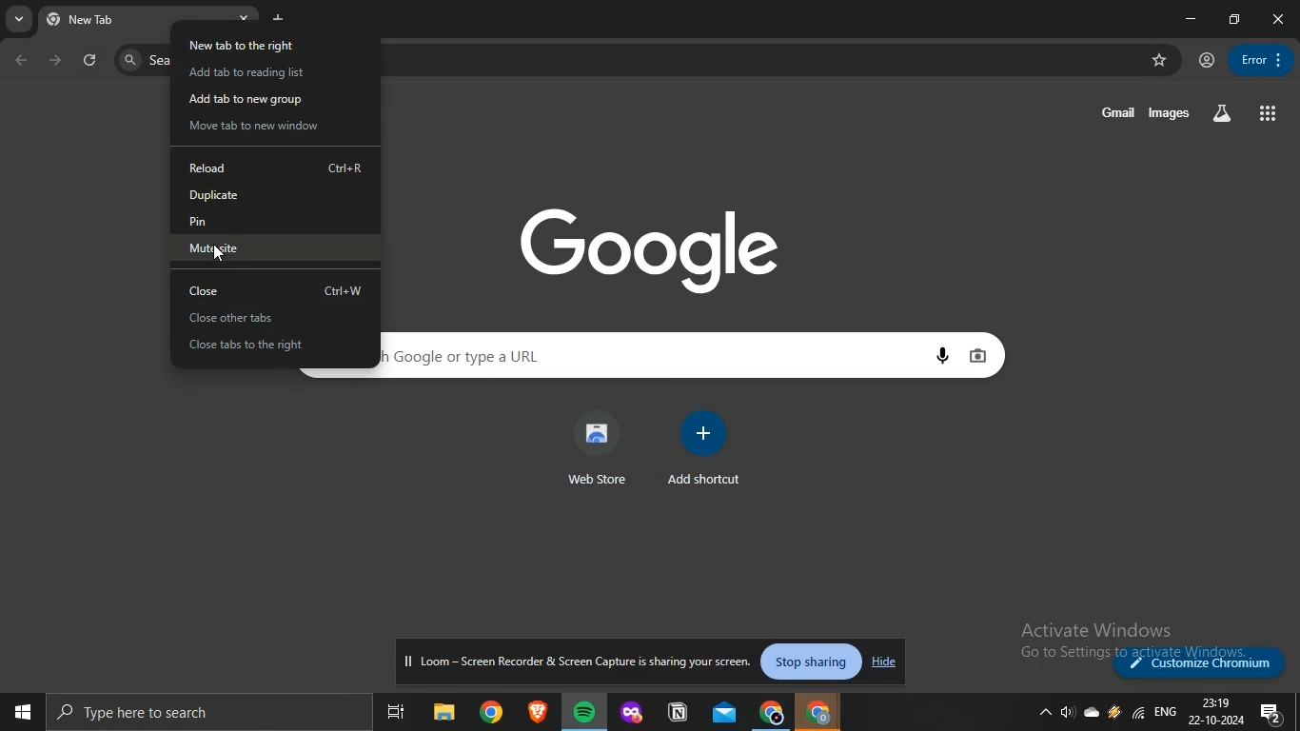 This screenshot has width=1300, height=731. What do you see at coordinates (258, 99) in the screenshot?
I see `add tab to new group` at bounding box center [258, 99].